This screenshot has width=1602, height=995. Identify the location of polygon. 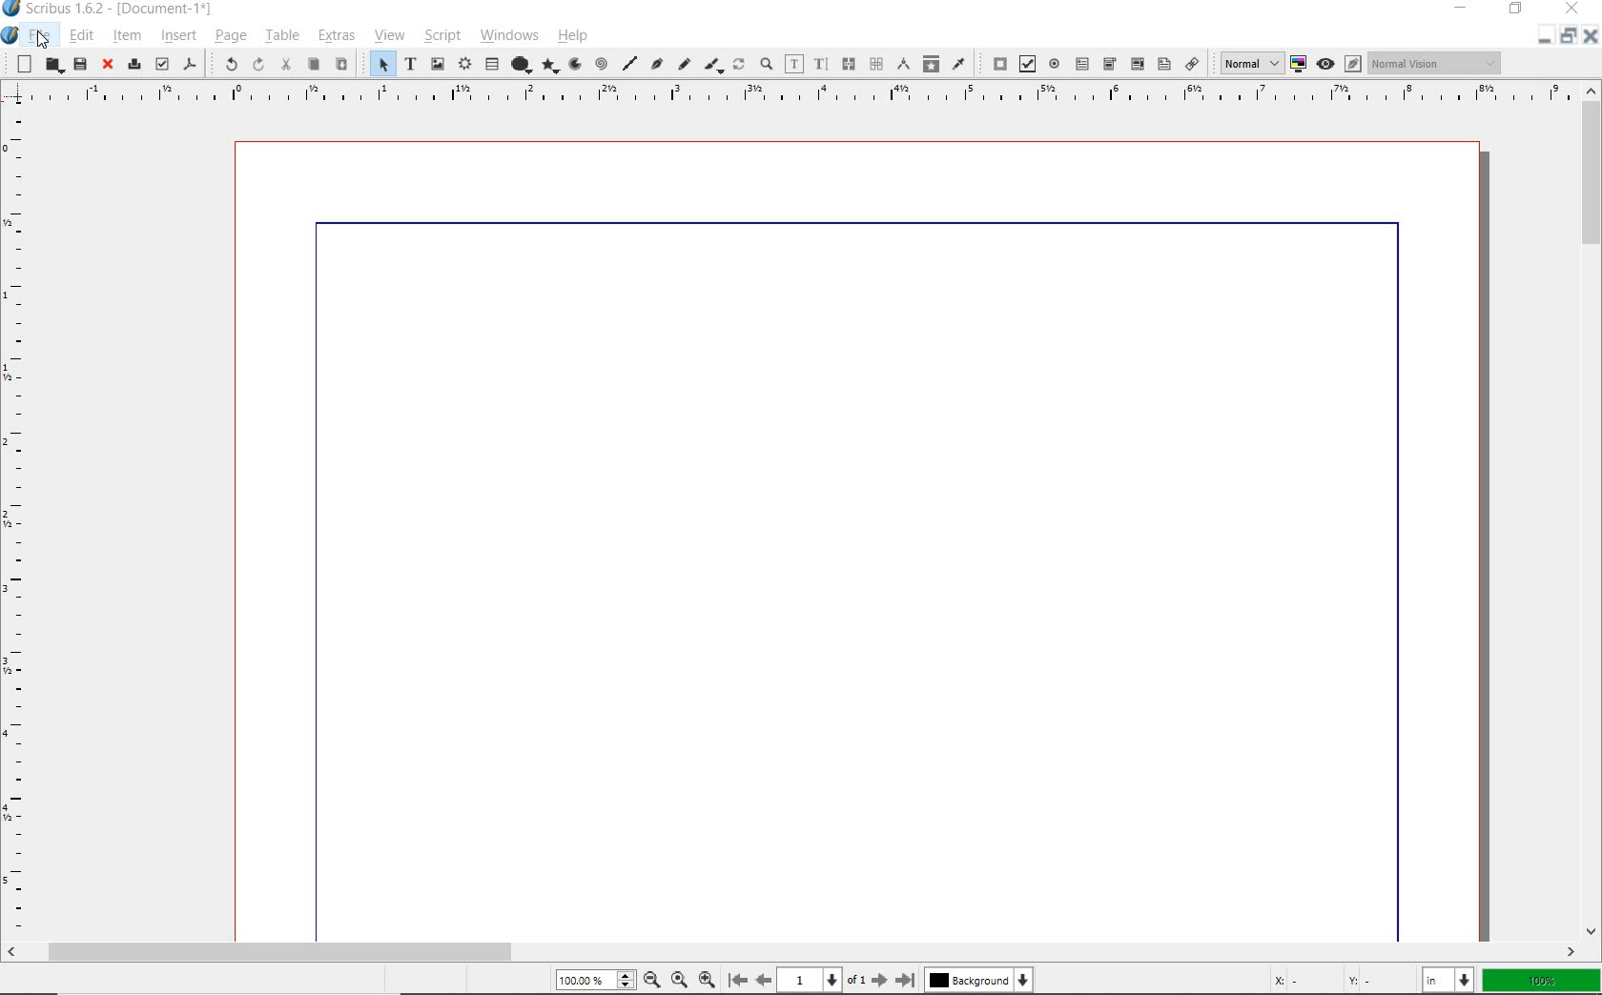
(551, 66).